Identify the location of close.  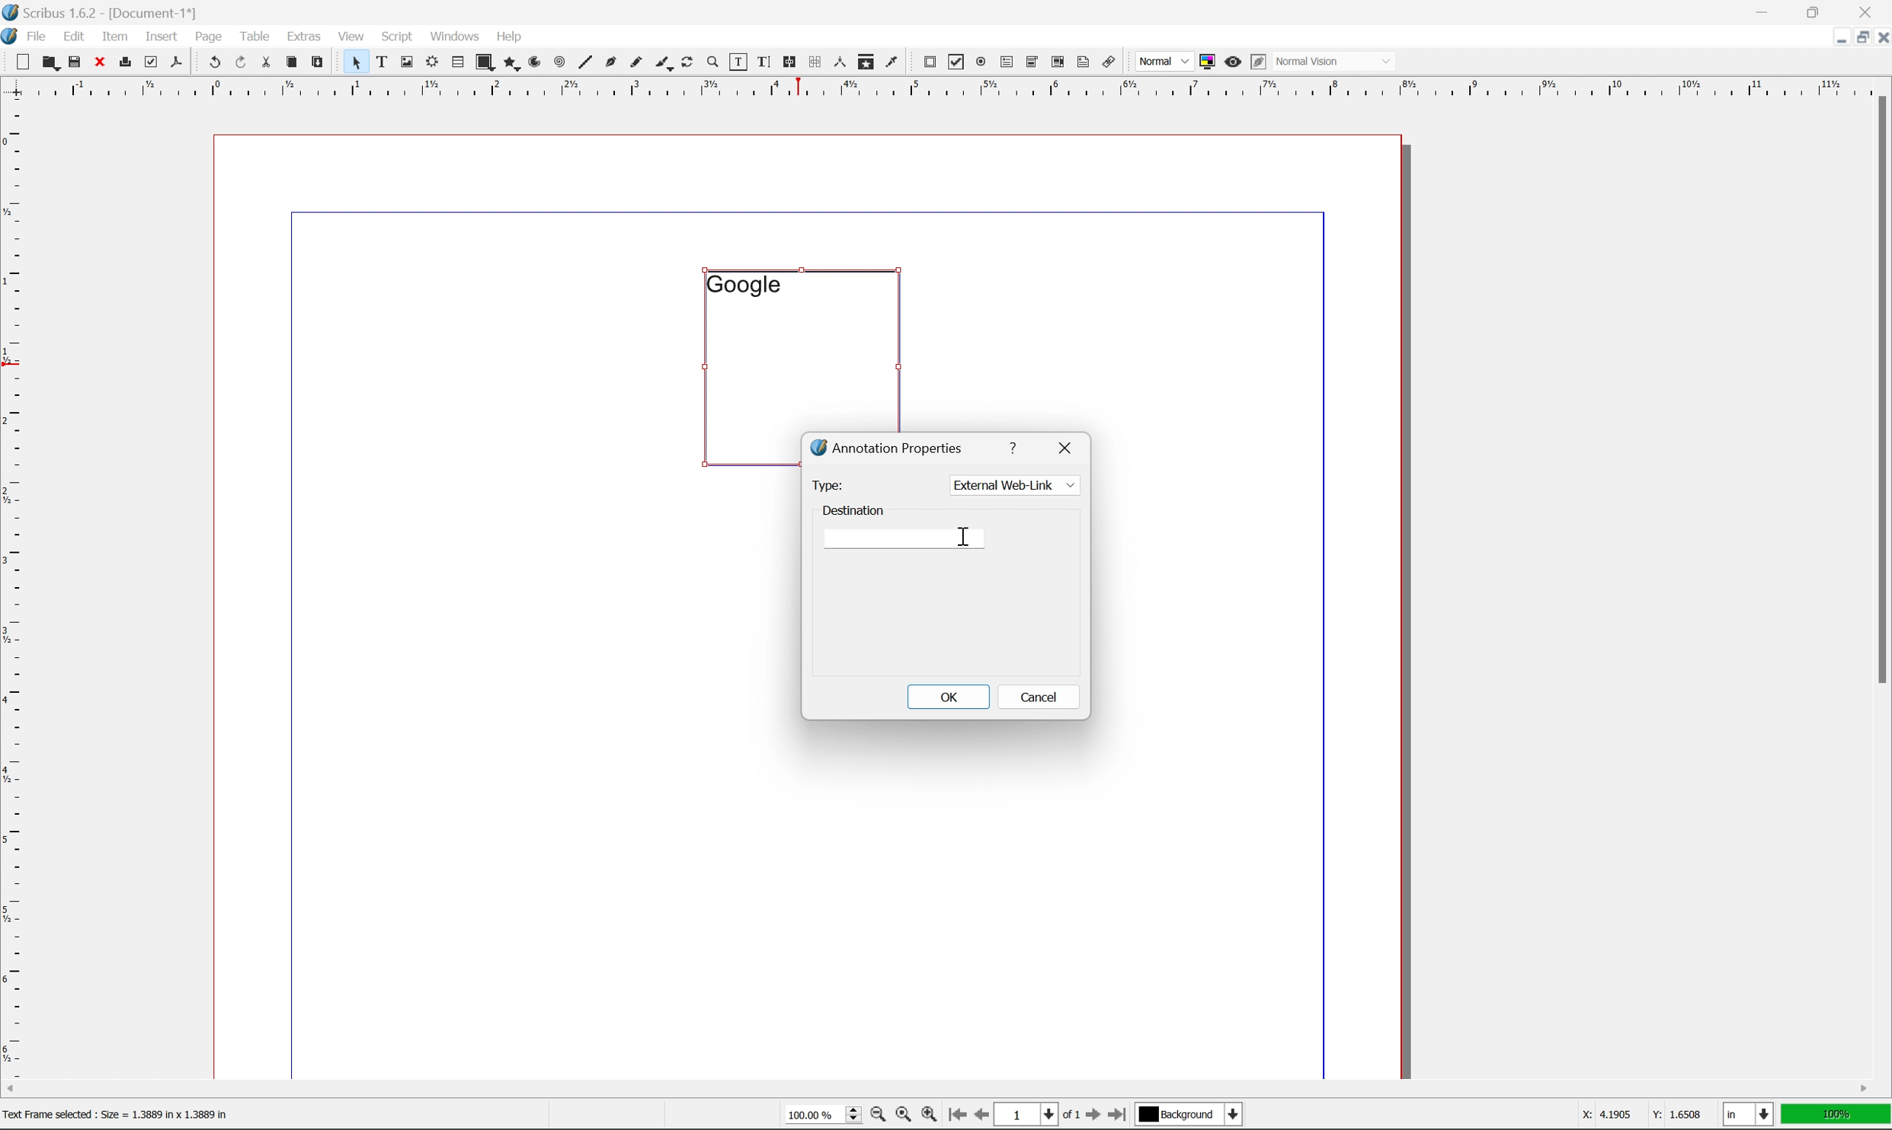
(1068, 445).